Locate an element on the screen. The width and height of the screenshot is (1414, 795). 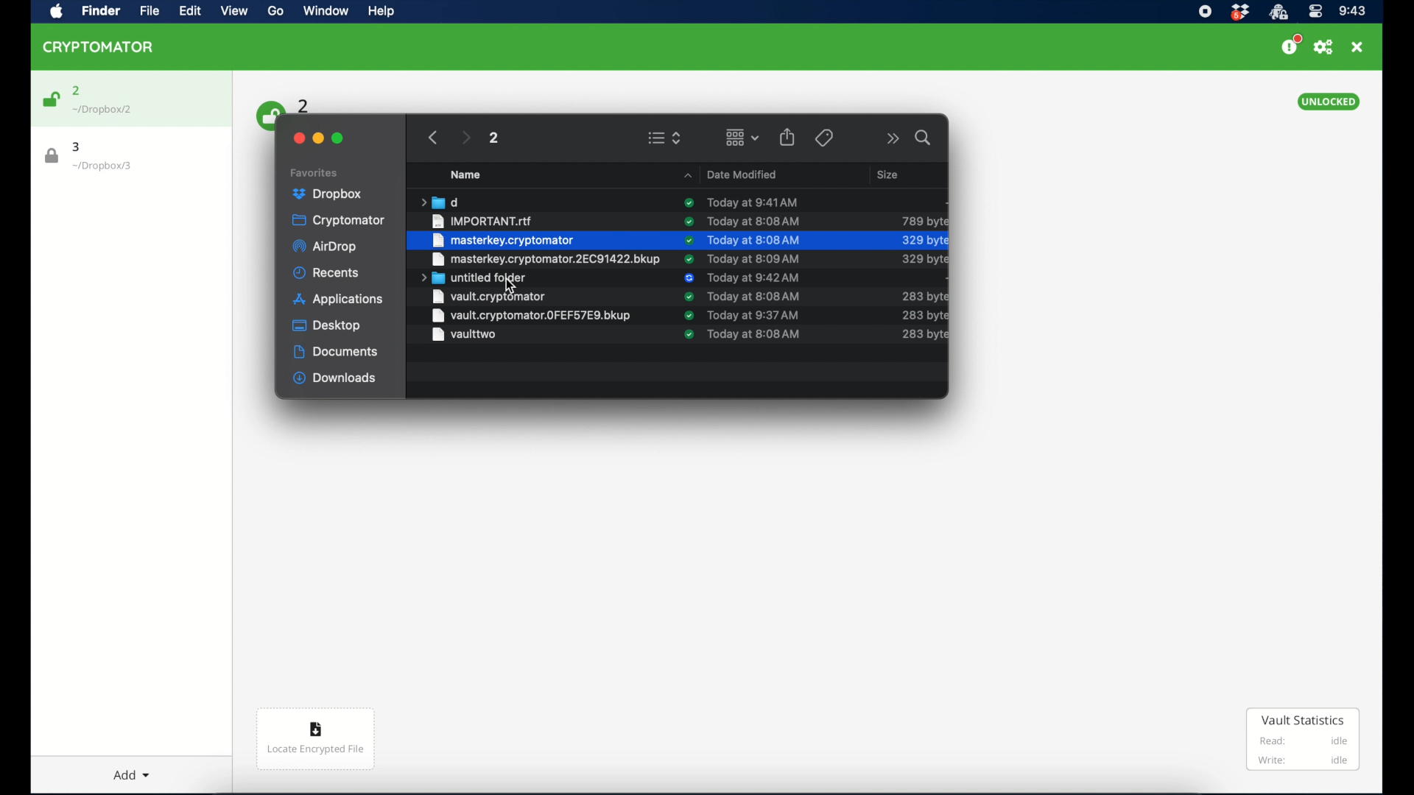
location is located at coordinates (103, 110).